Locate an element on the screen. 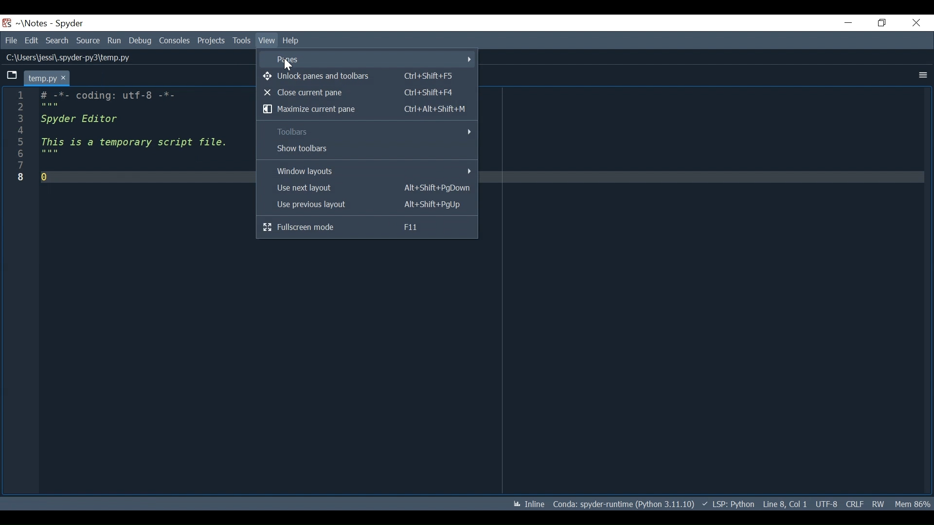  Close current pane is located at coordinates (365, 92).